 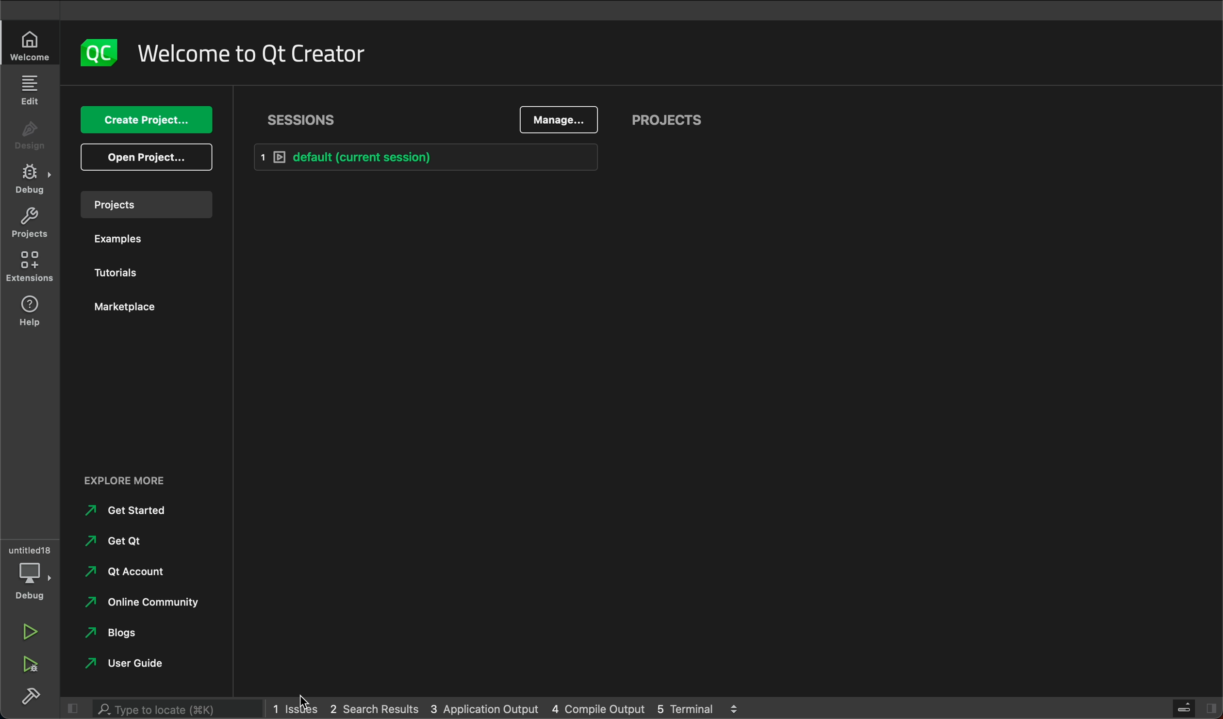 I want to click on default, so click(x=428, y=157).